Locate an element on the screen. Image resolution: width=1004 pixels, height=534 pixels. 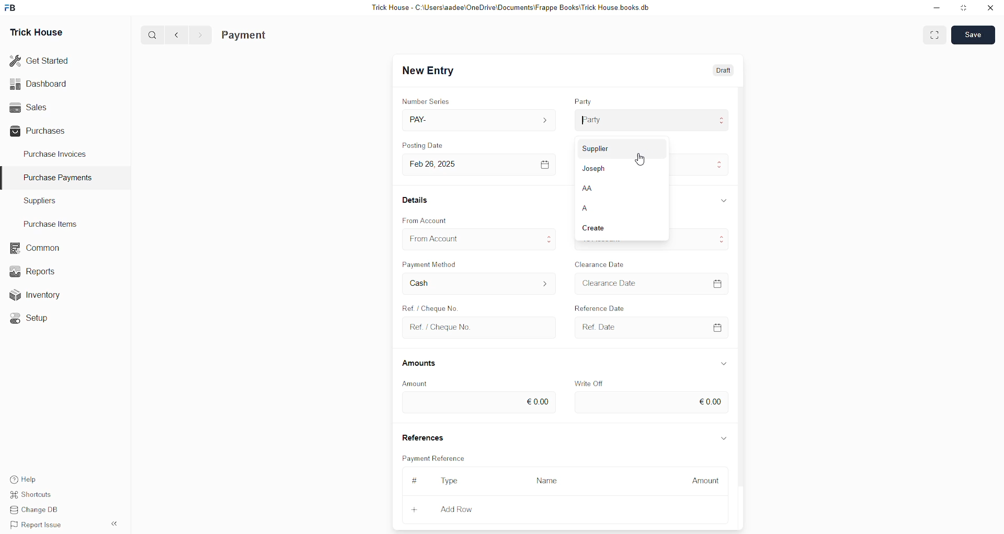
Reports is located at coordinates (33, 271).